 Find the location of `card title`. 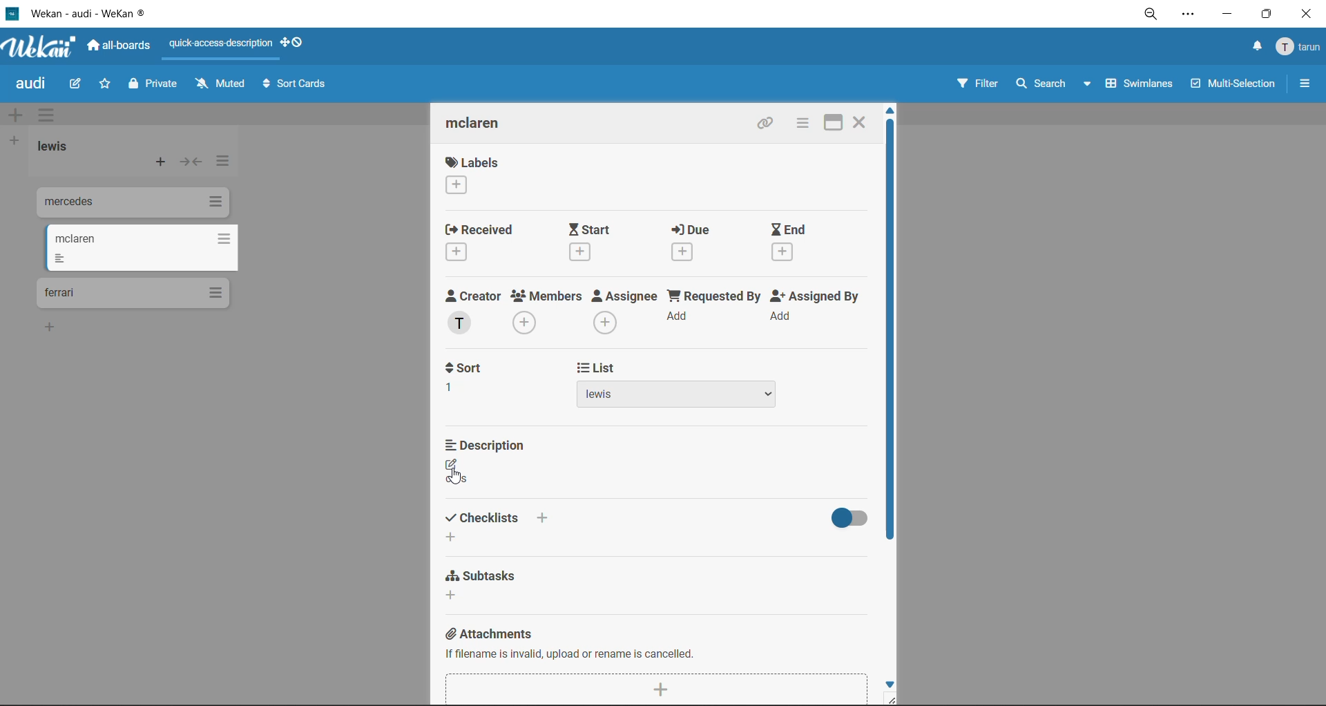

card title is located at coordinates (485, 125).